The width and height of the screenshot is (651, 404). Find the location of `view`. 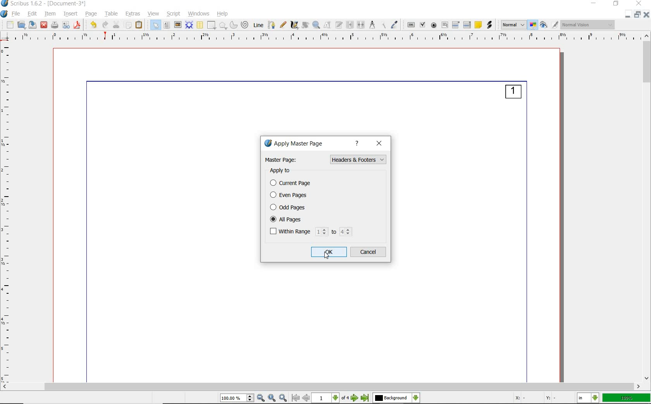

view is located at coordinates (153, 13).